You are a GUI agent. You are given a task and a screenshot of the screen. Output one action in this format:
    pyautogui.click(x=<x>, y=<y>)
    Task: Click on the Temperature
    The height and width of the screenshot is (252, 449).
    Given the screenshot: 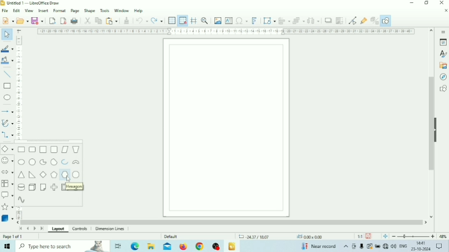 What is the action you would take?
    pyautogui.click(x=318, y=246)
    